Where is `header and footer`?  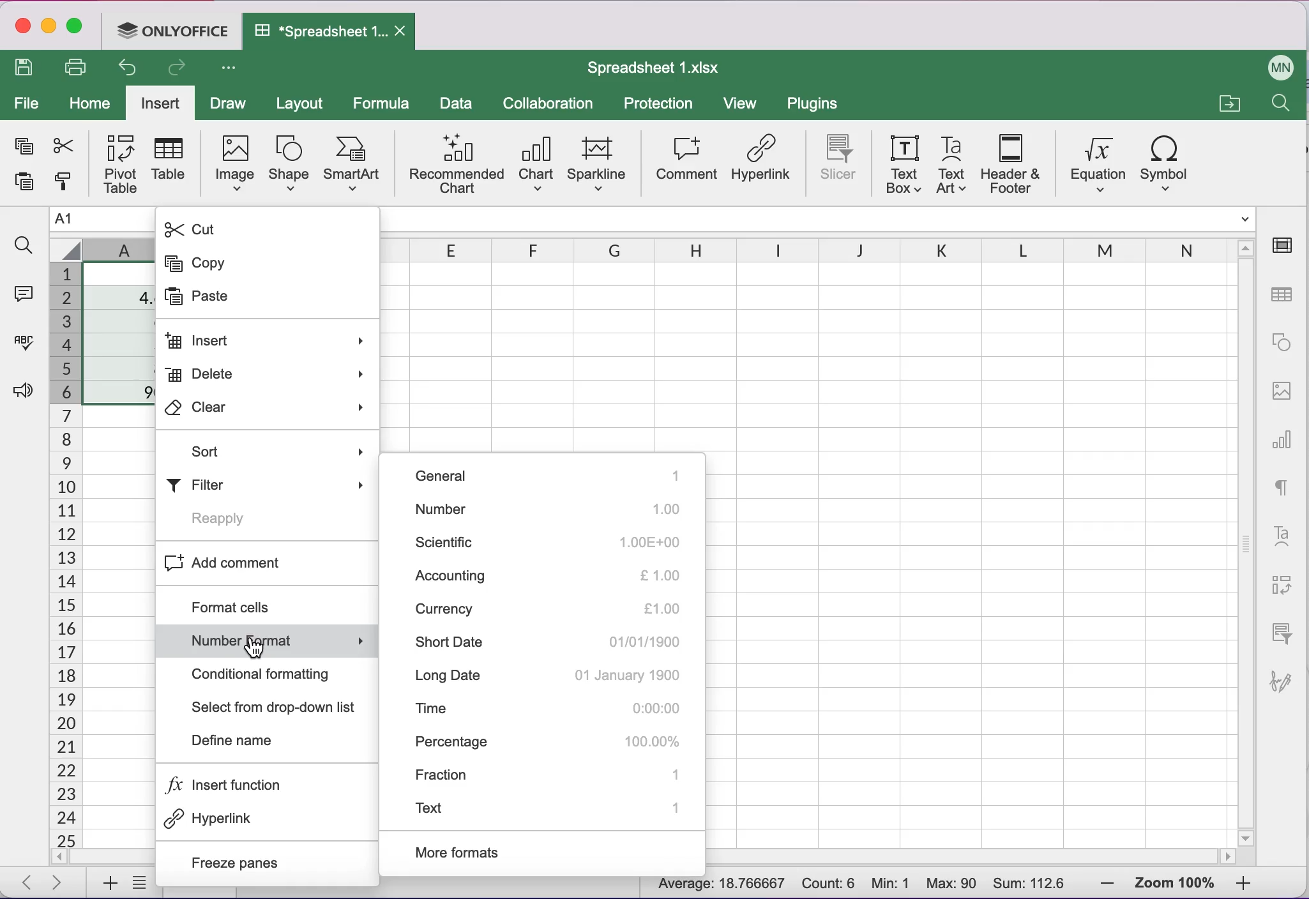 header and footer is located at coordinates (1010, 164).